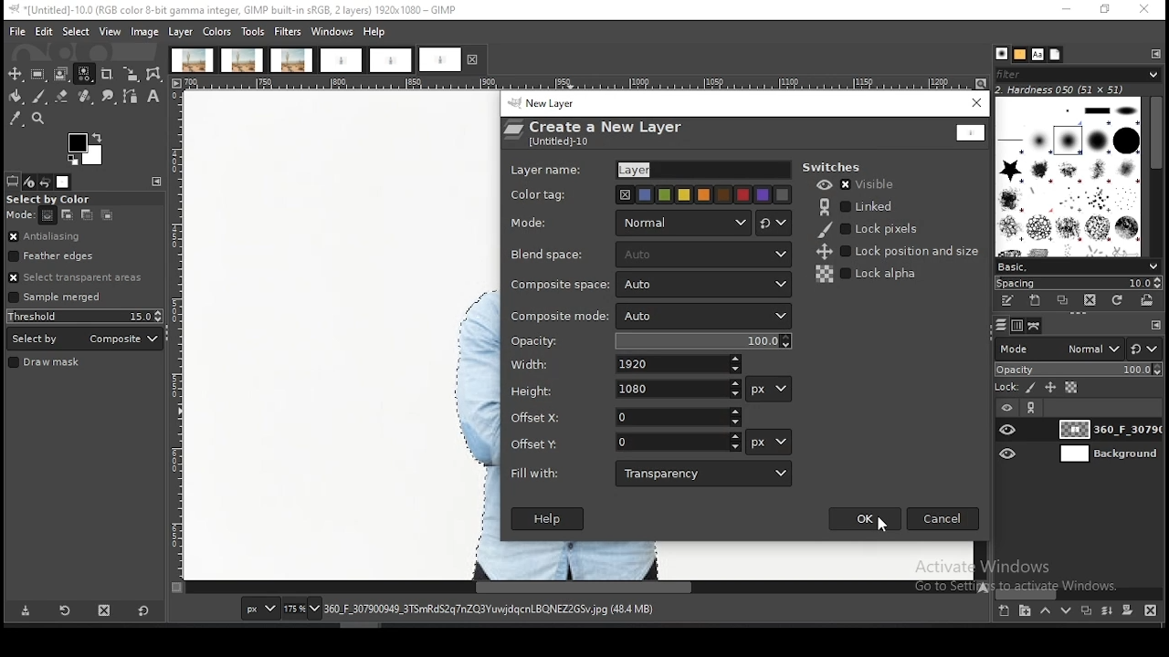  What do you see at coordinates (976, 103) in the screenshot?
I see `close window` at bounding box center [976, 103].